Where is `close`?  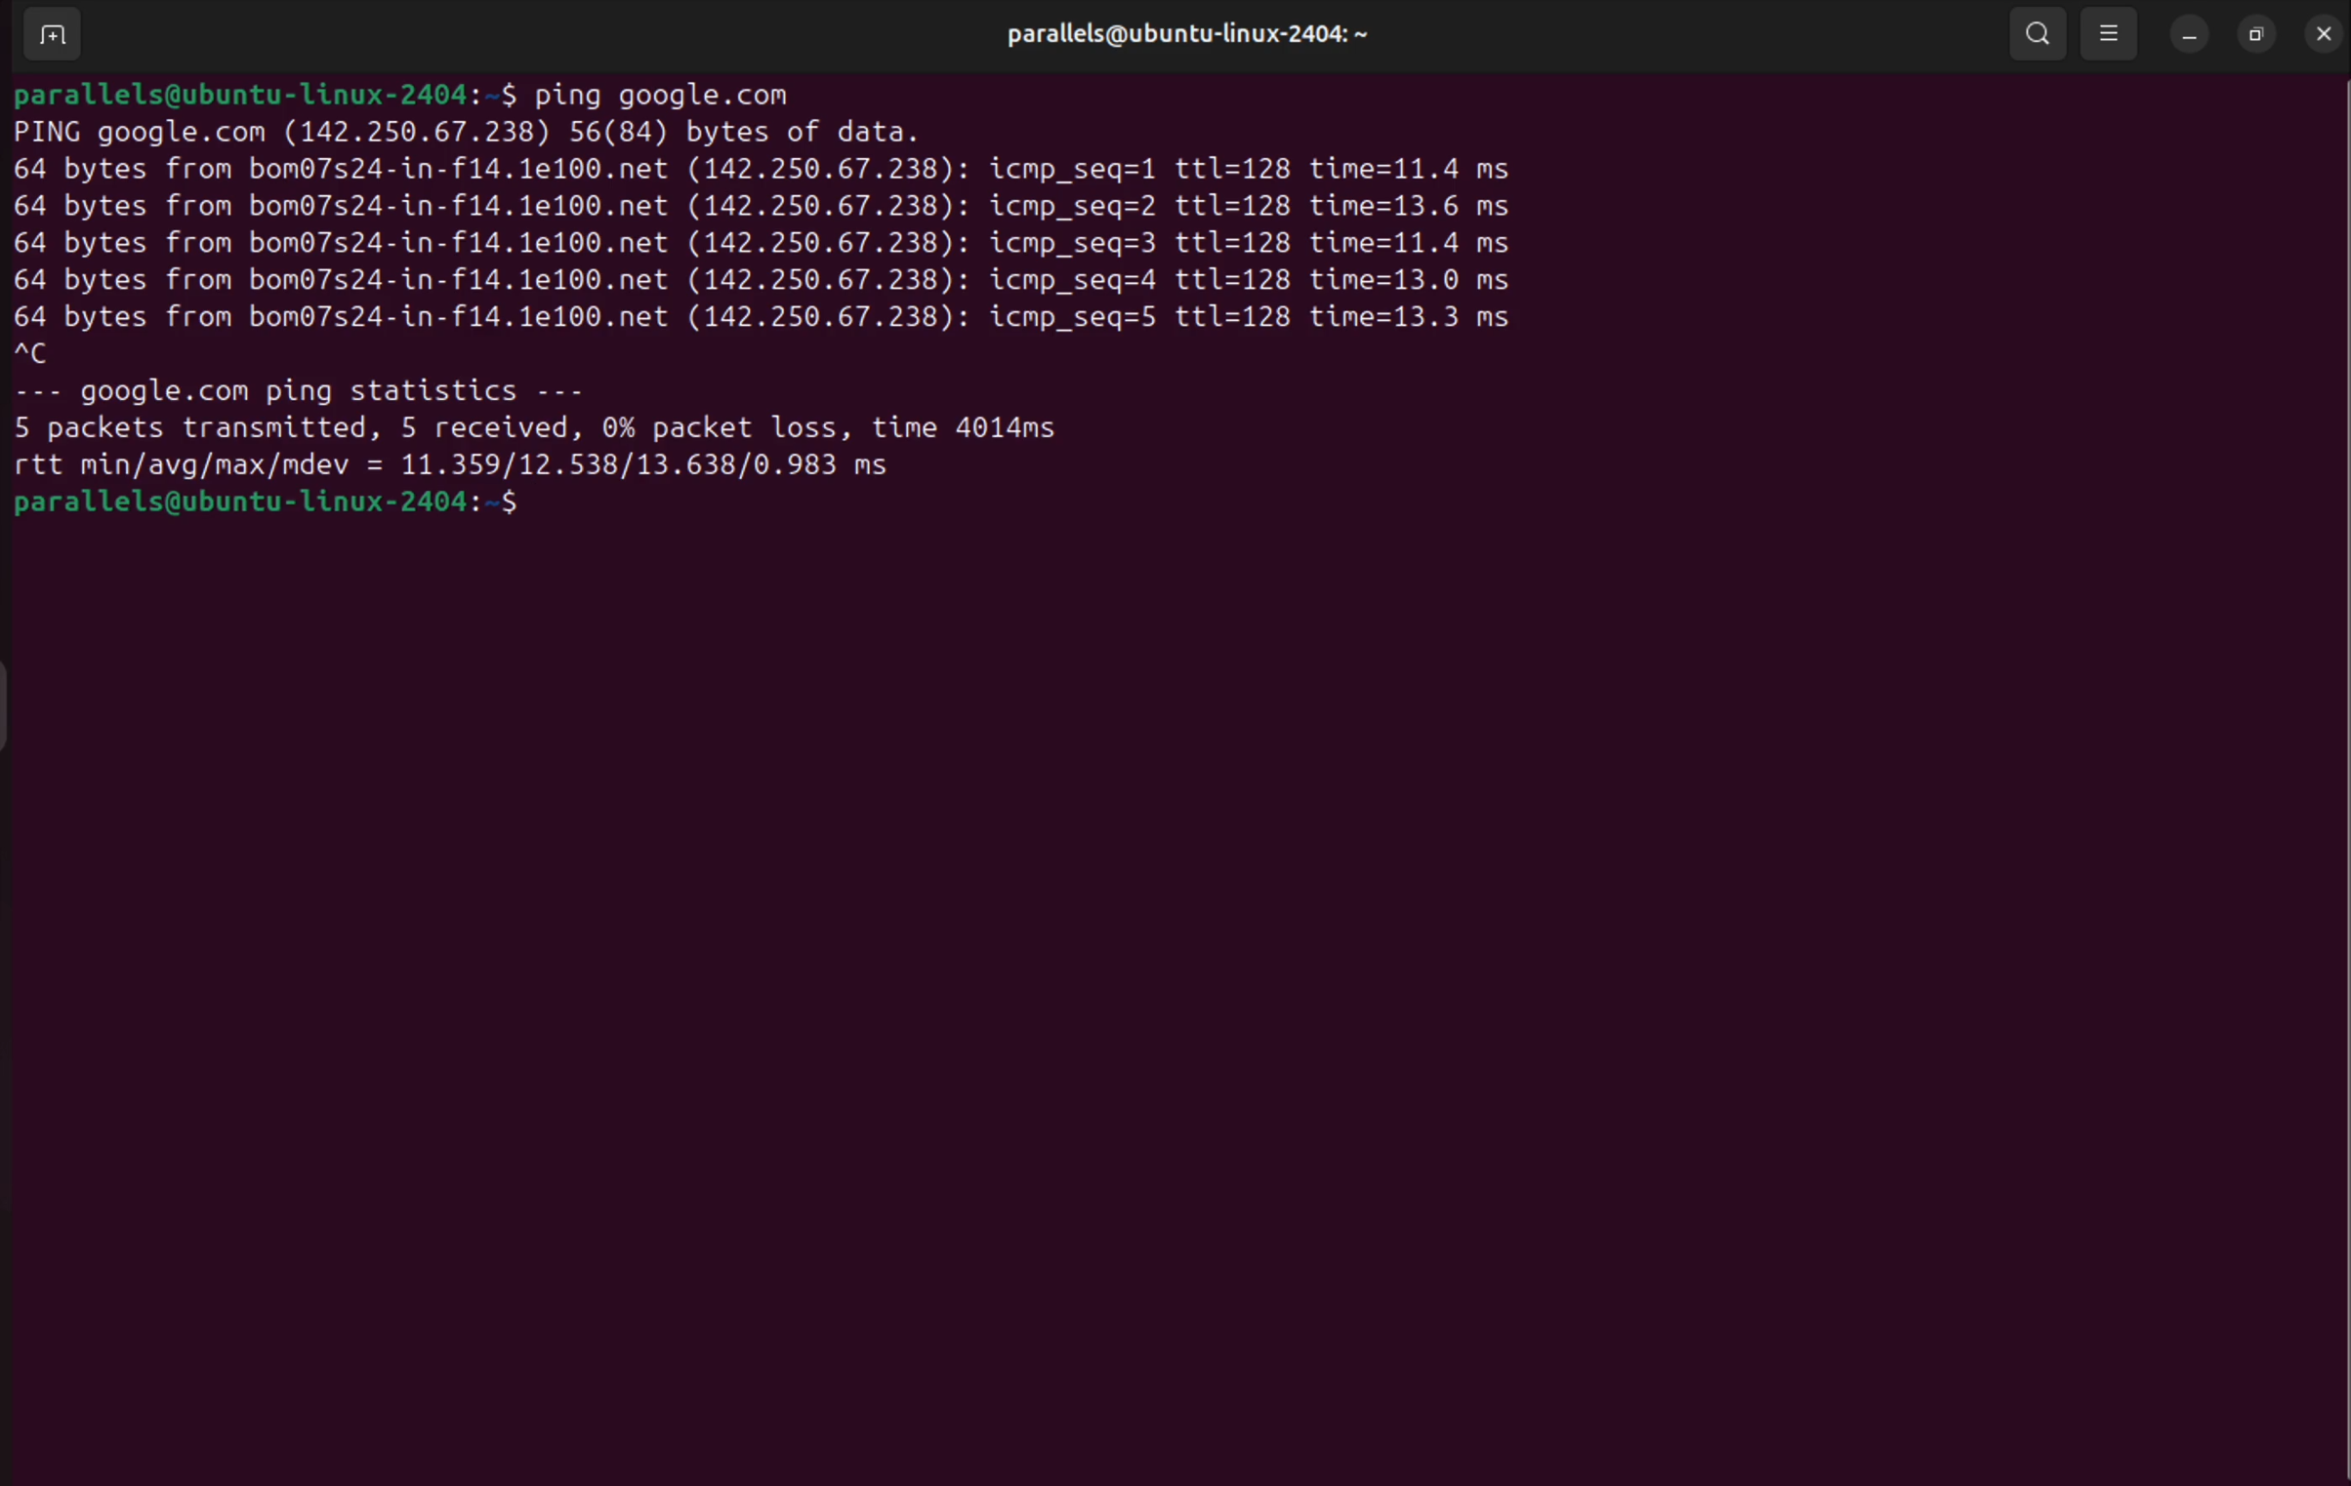 close is located at coordinates (2322, 32).